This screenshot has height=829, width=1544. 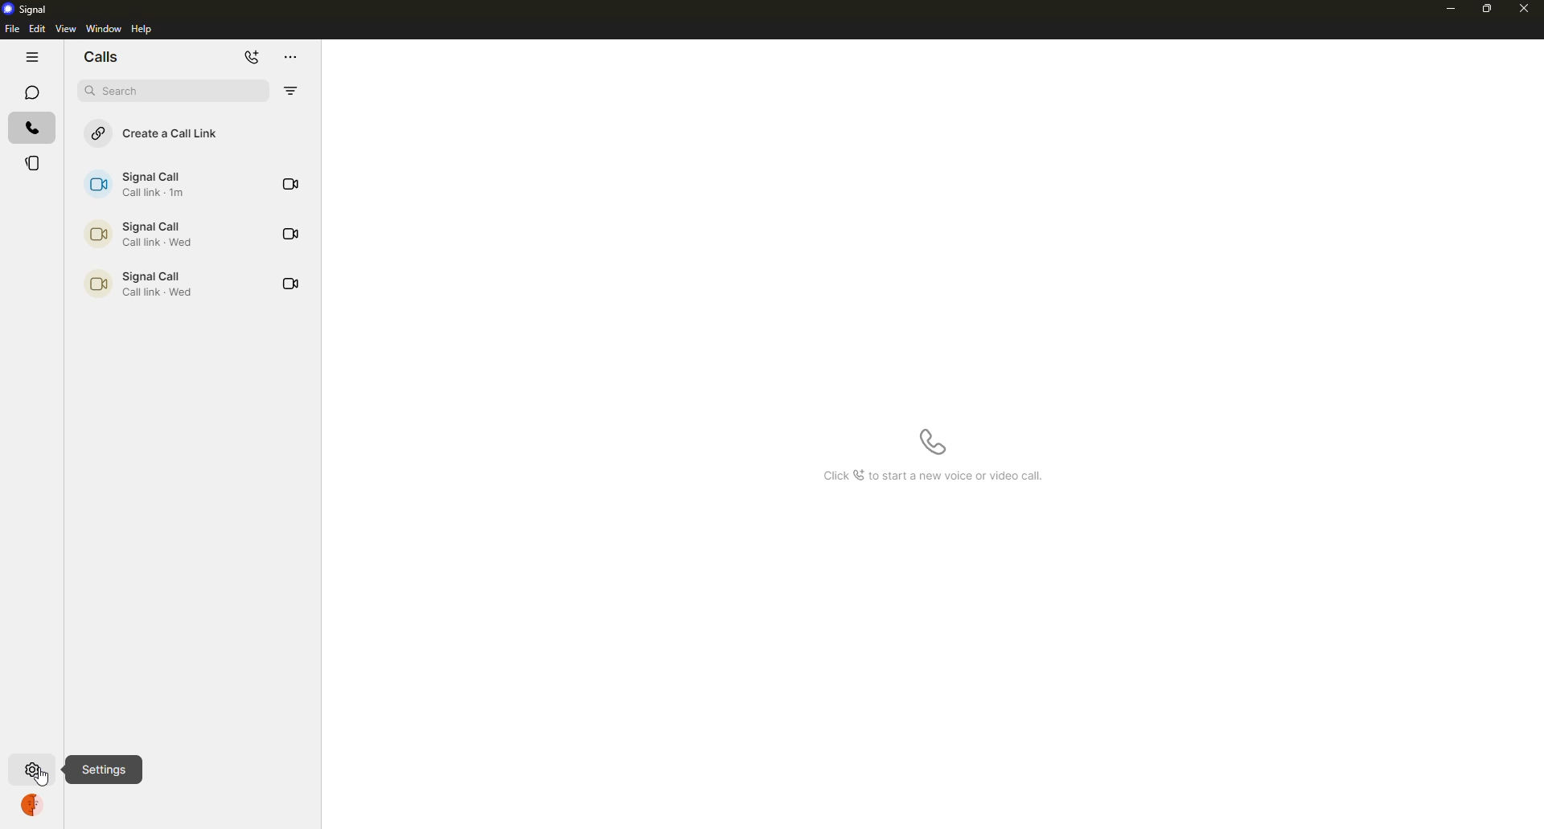 I want to click on maximize, so click(x=1484, y=9).